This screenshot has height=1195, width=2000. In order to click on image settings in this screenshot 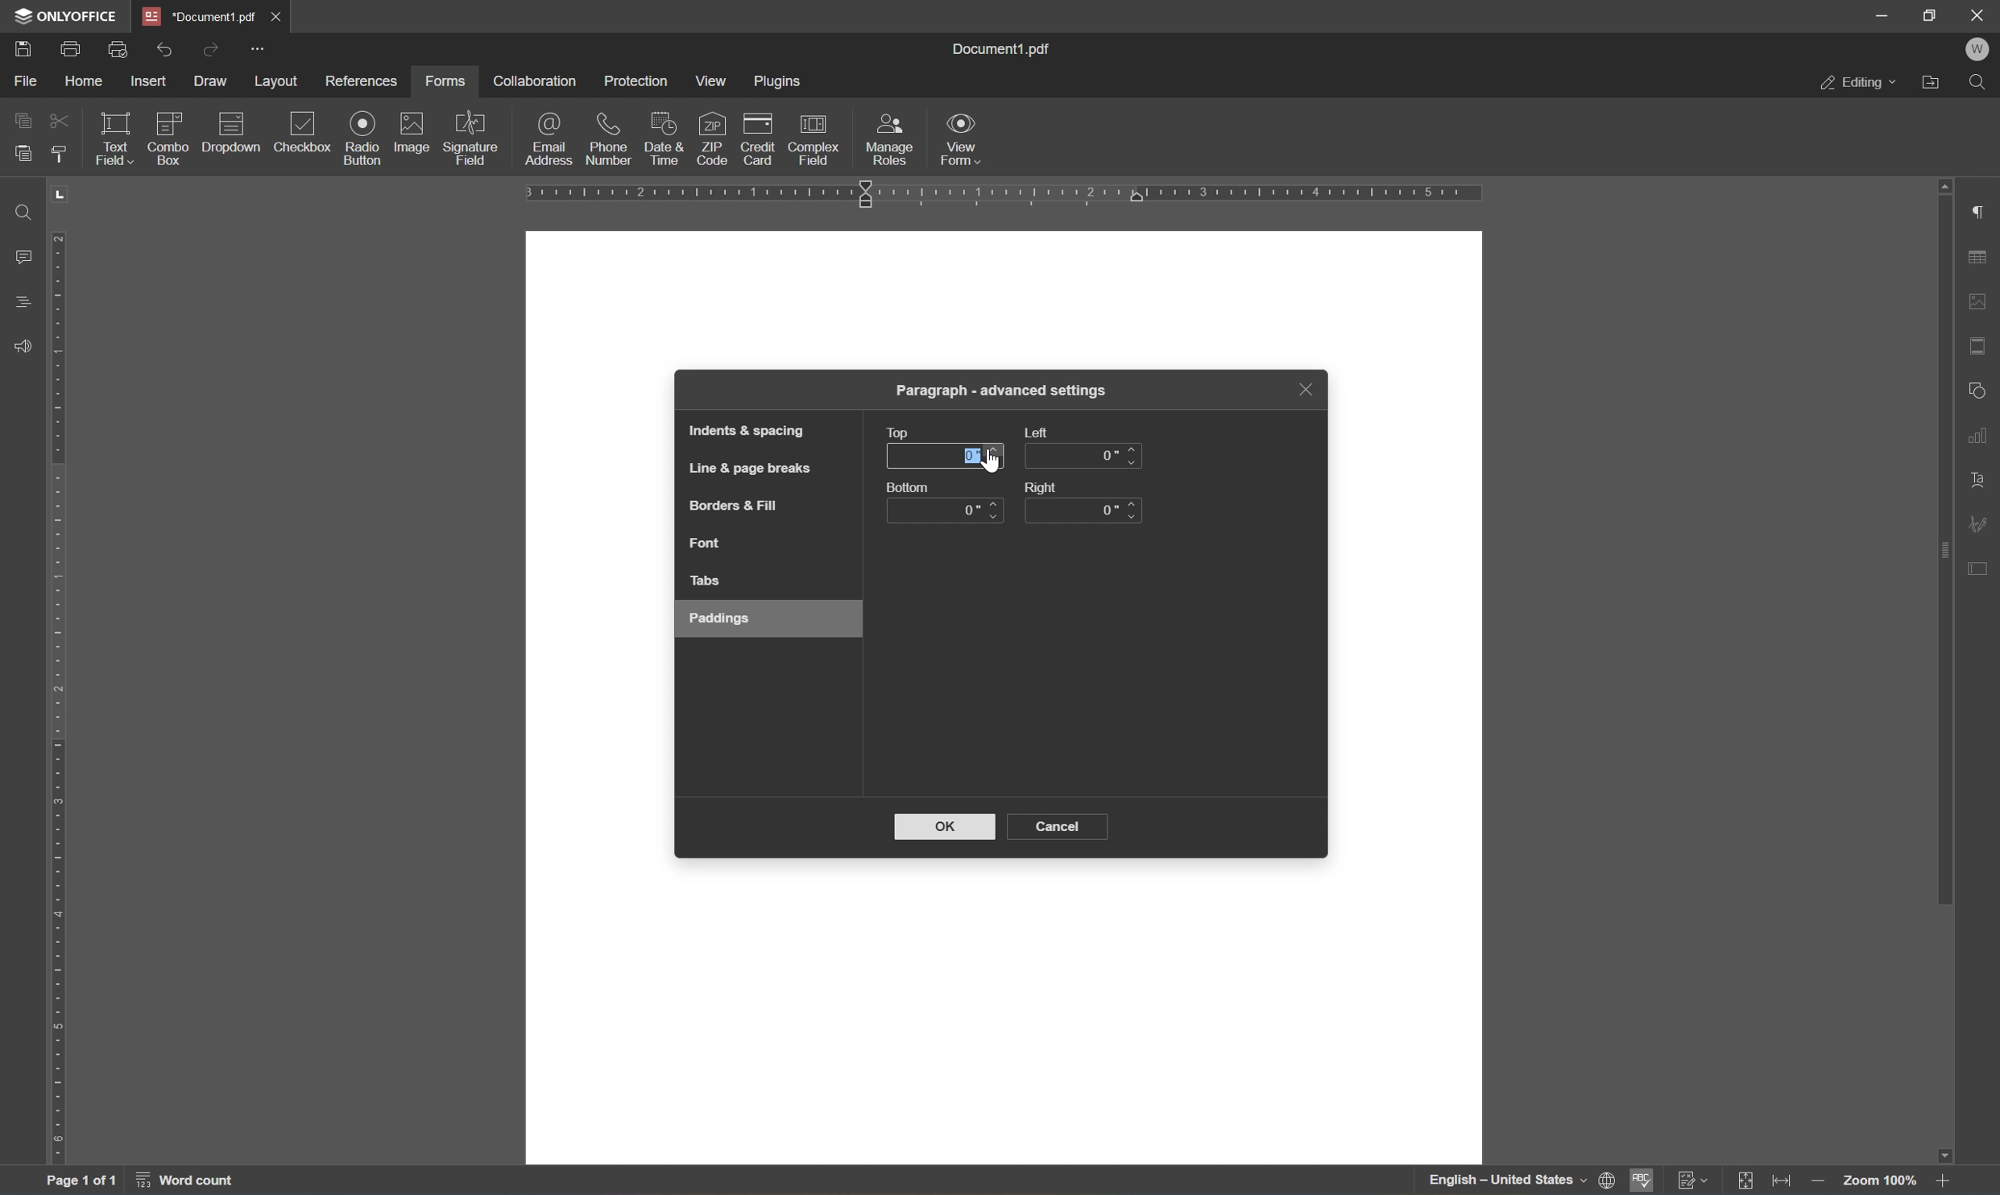, I will do `click(1979, 304)`.